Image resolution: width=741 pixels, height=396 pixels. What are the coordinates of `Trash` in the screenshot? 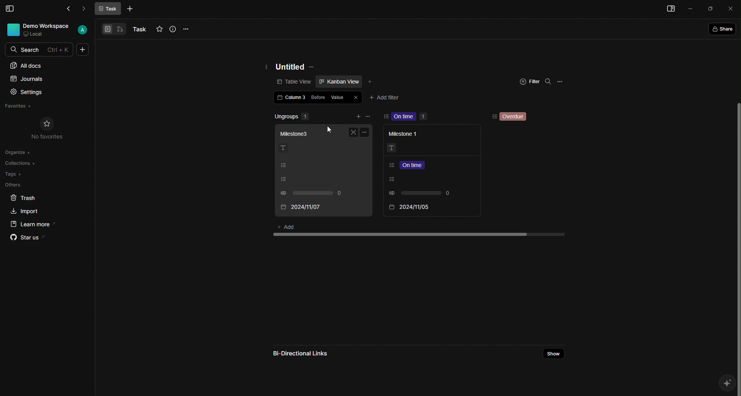 It's located at (23, 197).